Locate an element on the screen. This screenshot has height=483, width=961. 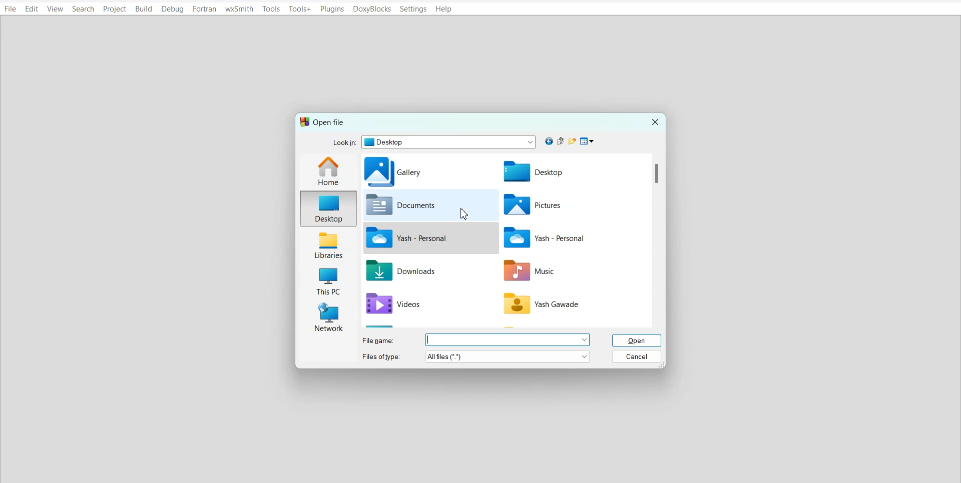
File name is located at coordinates (380, 339).